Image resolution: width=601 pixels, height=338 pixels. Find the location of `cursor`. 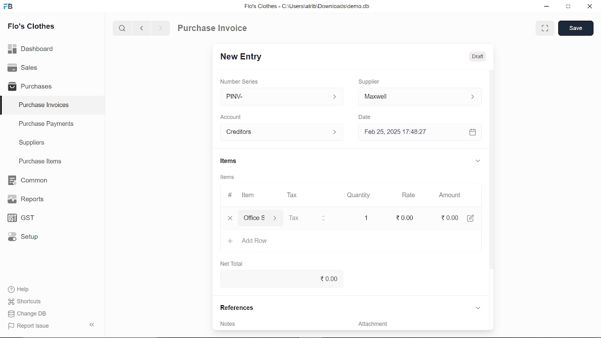

cursor is located at coordinates (409, 218).